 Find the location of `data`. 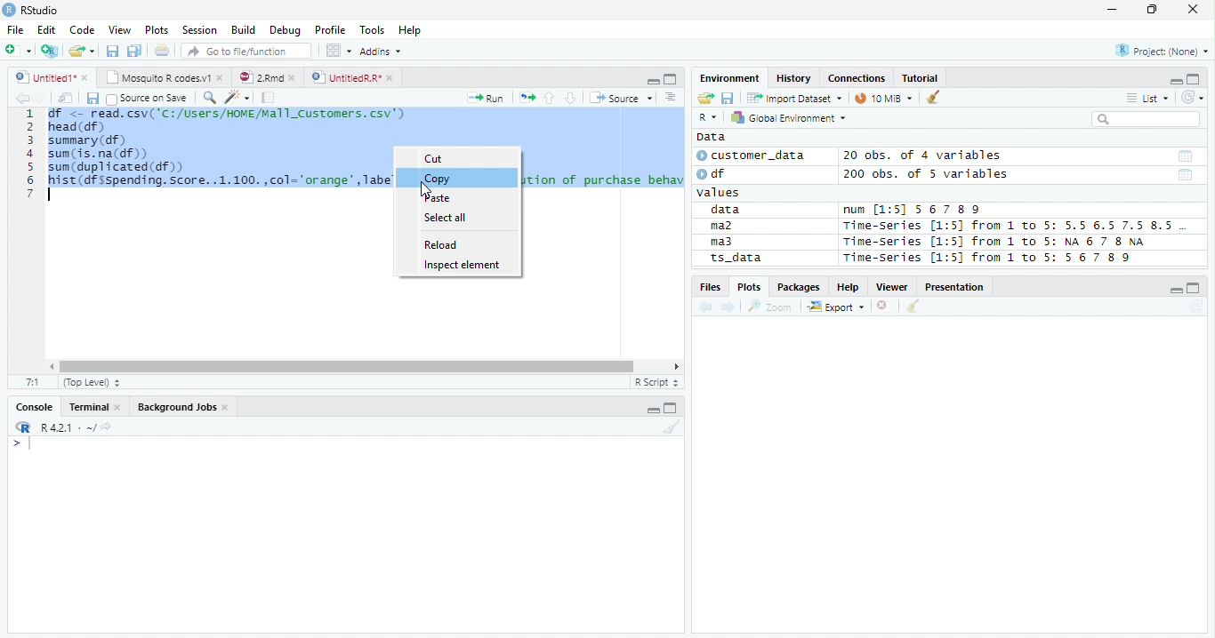

data is located at coordinates (728, 211).